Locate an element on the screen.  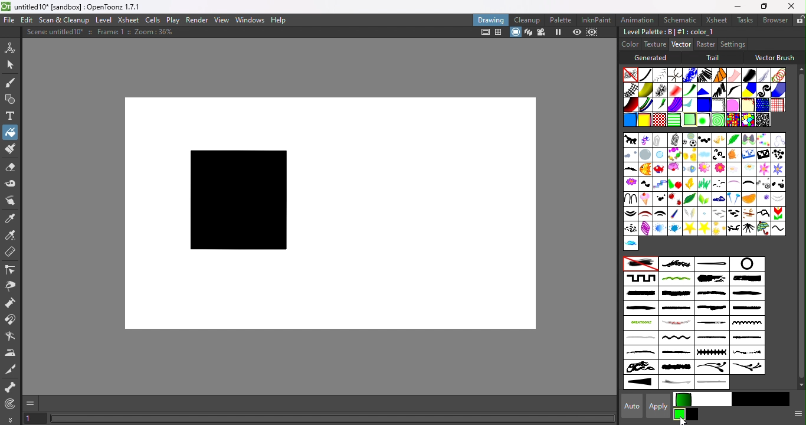
Shade is located at coordinates (630, 104).